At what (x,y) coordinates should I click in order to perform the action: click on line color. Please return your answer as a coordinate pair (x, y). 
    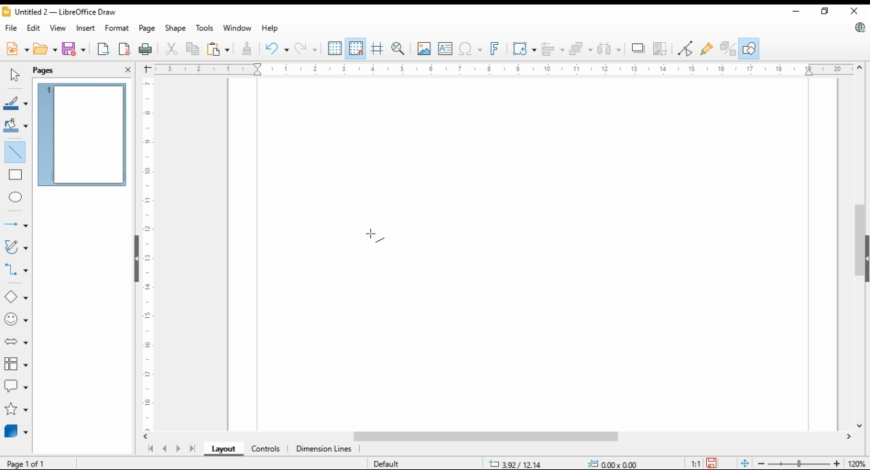
    Looking at the image, I should click on (16, 102).